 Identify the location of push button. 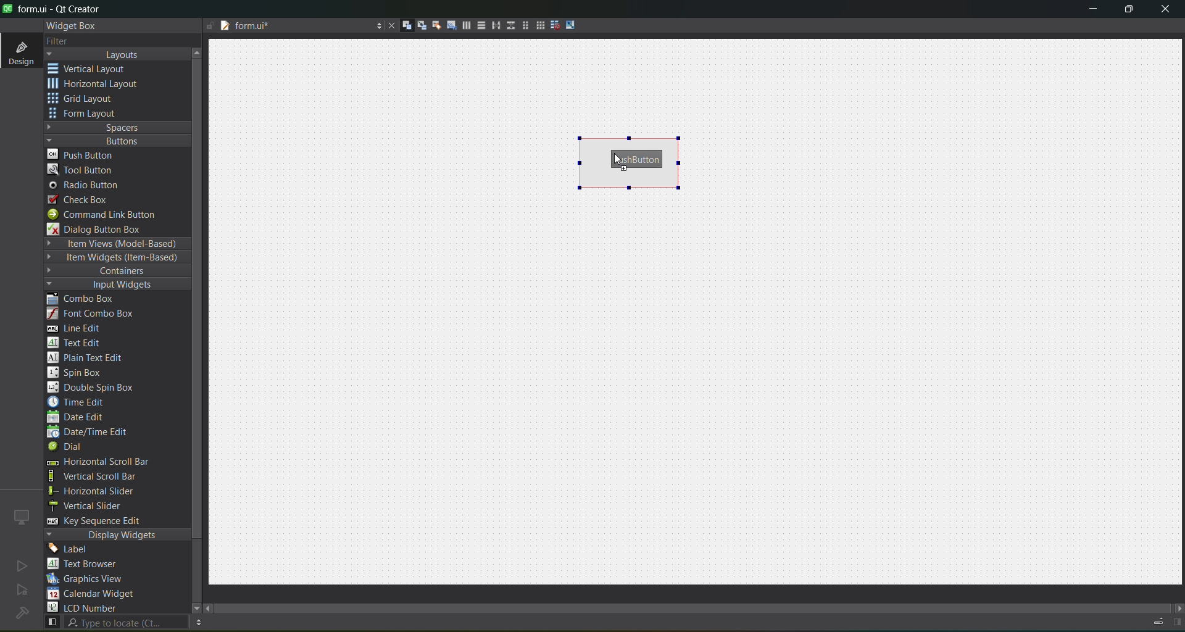
(638, 160).